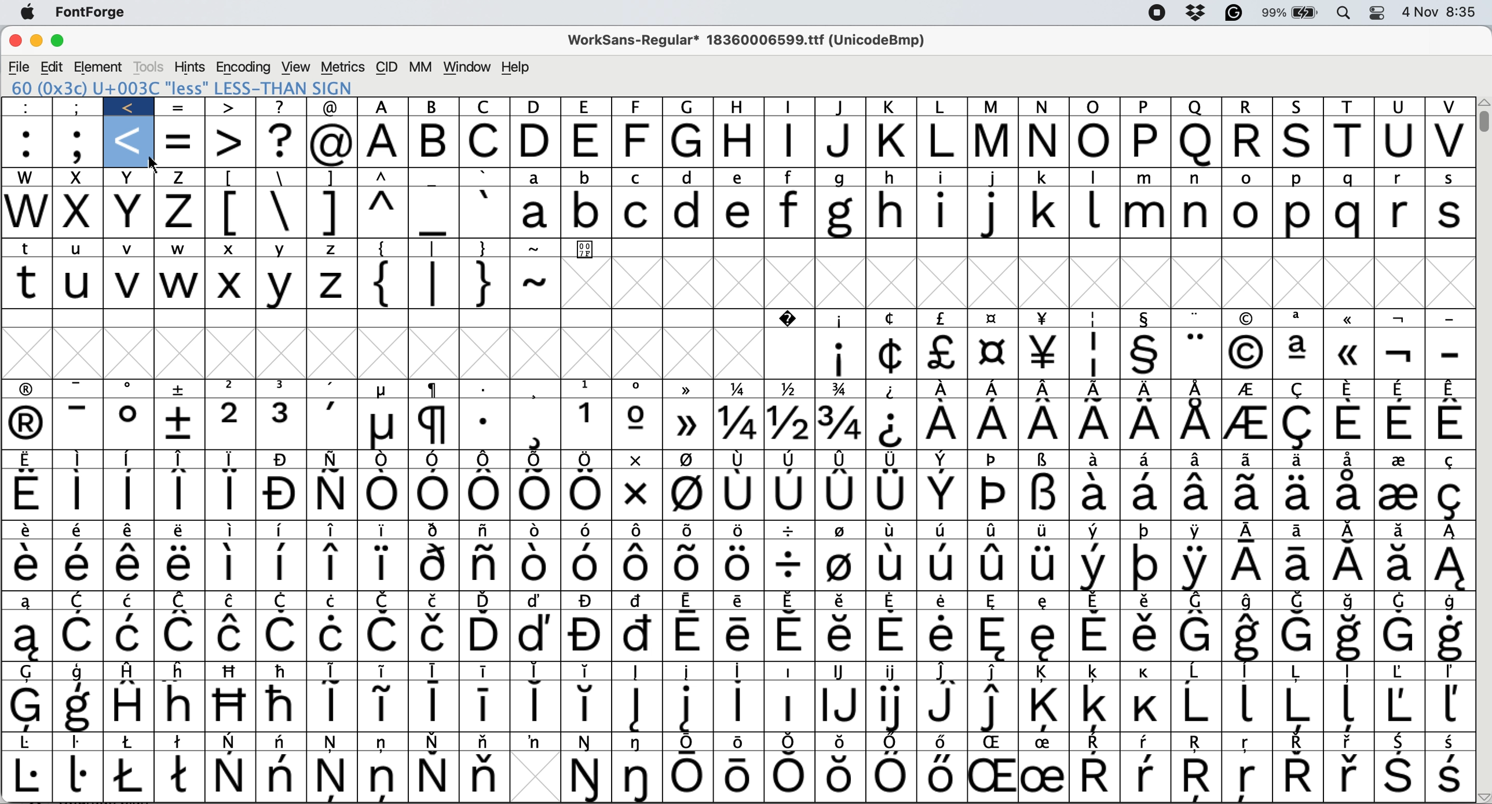 This screenshot has width=1492, height=804. What do you see at coordinates (130, 283) in the screenshot?
I see `v` at bounding box center [130, 283].